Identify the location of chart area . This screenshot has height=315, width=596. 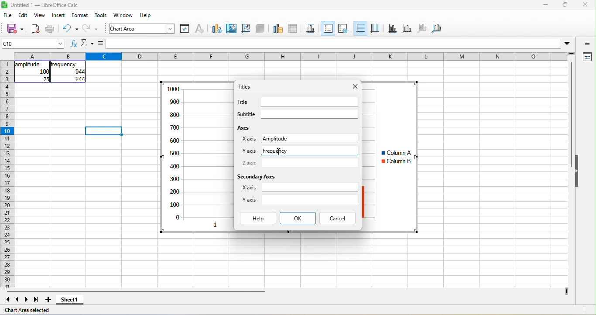
(232, 29).